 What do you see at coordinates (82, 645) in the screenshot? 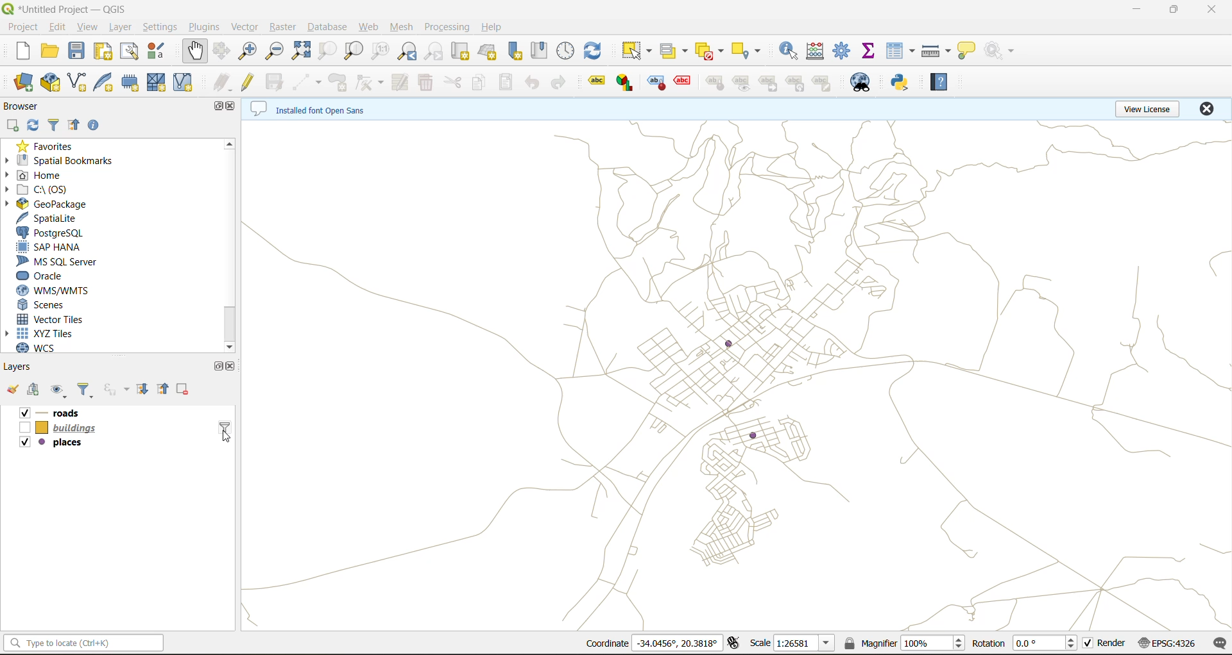
I see `status bar` at bounding box center [82, 645].